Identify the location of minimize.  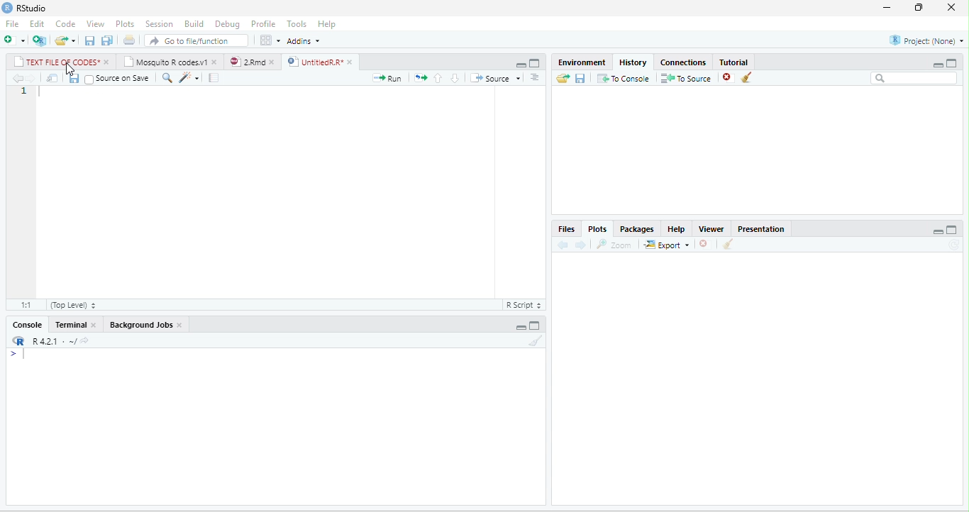
(938, 231).